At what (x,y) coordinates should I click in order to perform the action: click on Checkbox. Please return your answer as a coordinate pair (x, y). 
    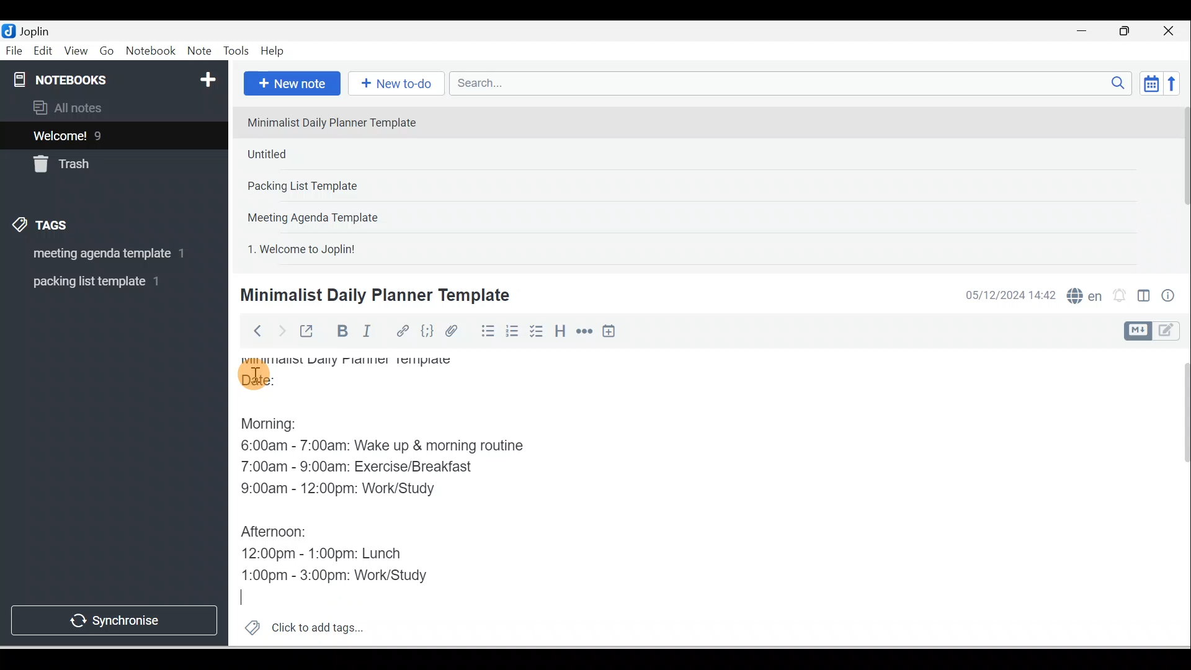
    Looking at the image, I should click on (535, 331).